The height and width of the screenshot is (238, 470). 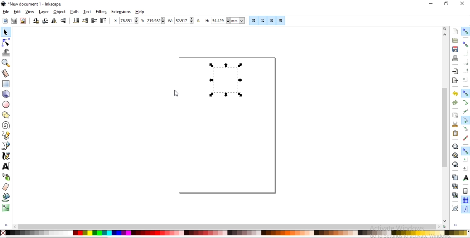 What do you see at coordinates (59, 12) in the screenshot?
I see `object` at bounding box center [59, 12].